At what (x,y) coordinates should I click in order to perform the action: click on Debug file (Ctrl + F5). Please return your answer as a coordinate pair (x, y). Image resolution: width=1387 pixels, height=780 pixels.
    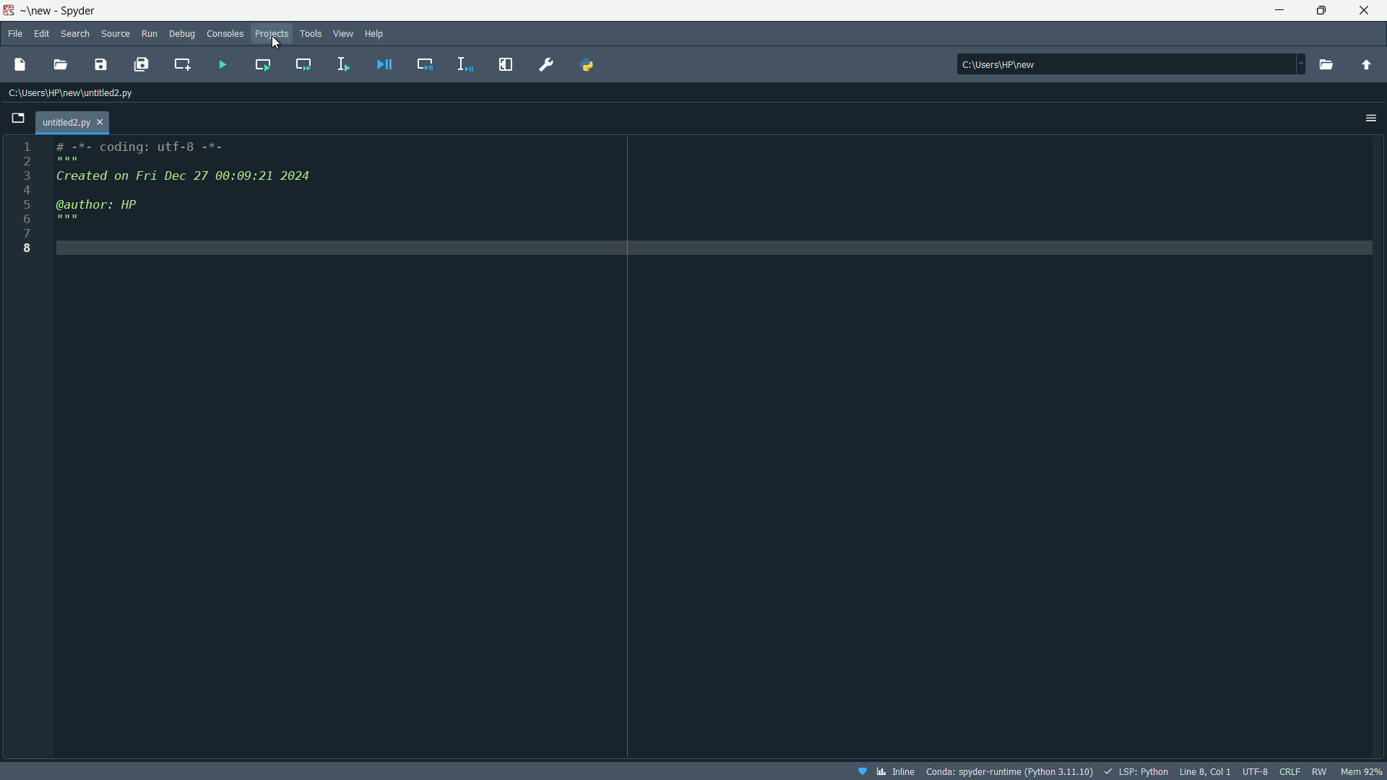
    Looking at the image, I should click on (386, 64).